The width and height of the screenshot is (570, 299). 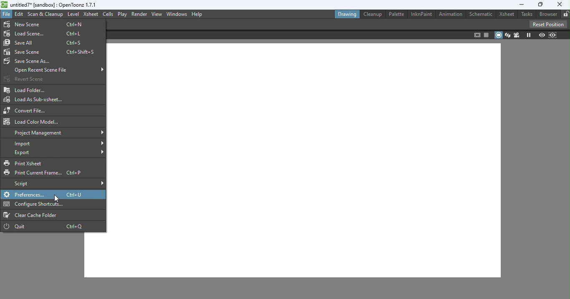 I want to click on cursor, so click(x=59, y=199).